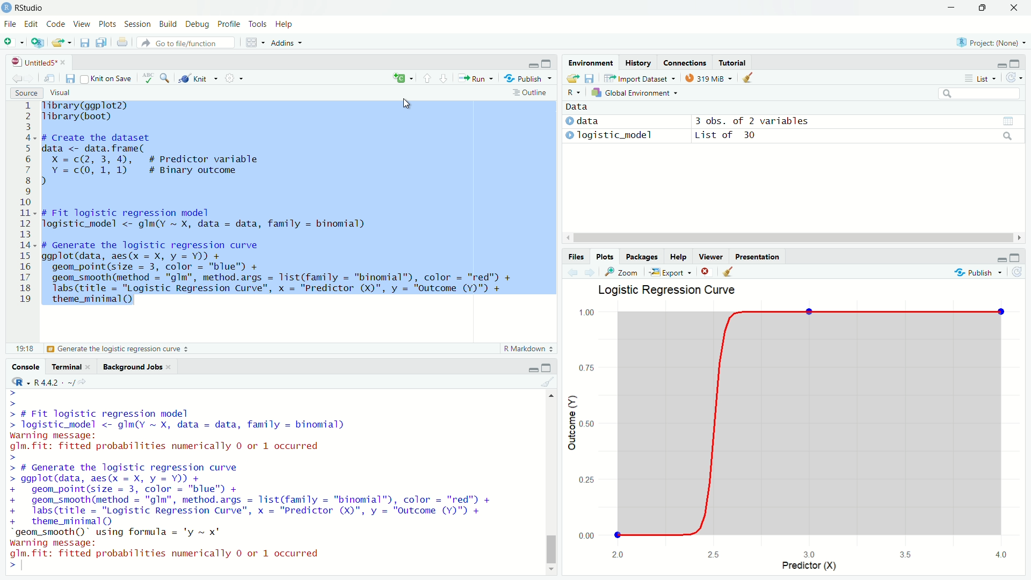  What do you see at coordinates (979, 78) in the screenshot?
I see `List` at bounding box center [979, 78].